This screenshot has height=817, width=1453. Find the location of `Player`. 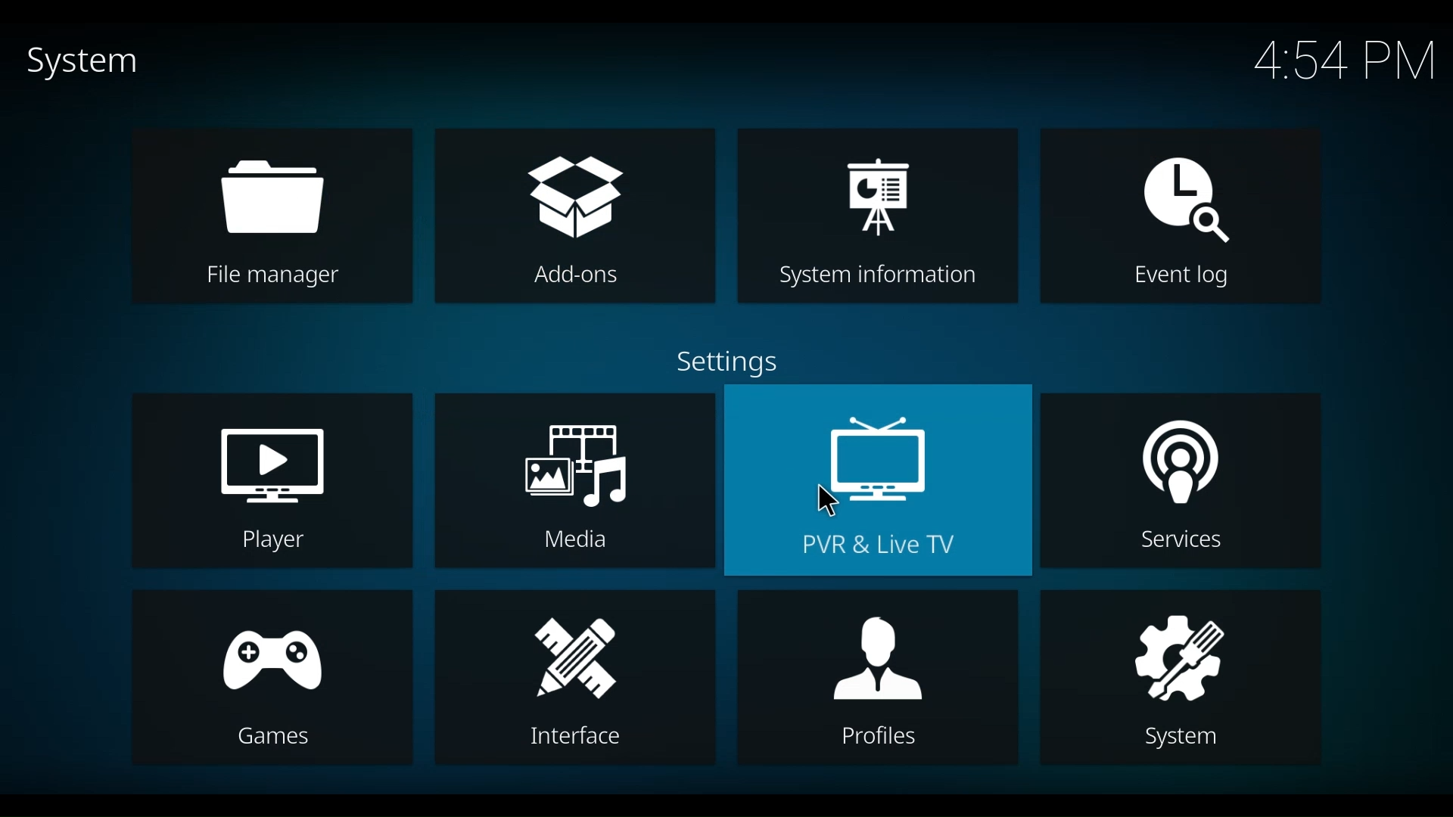

Player is located at coordinates (271, 480).